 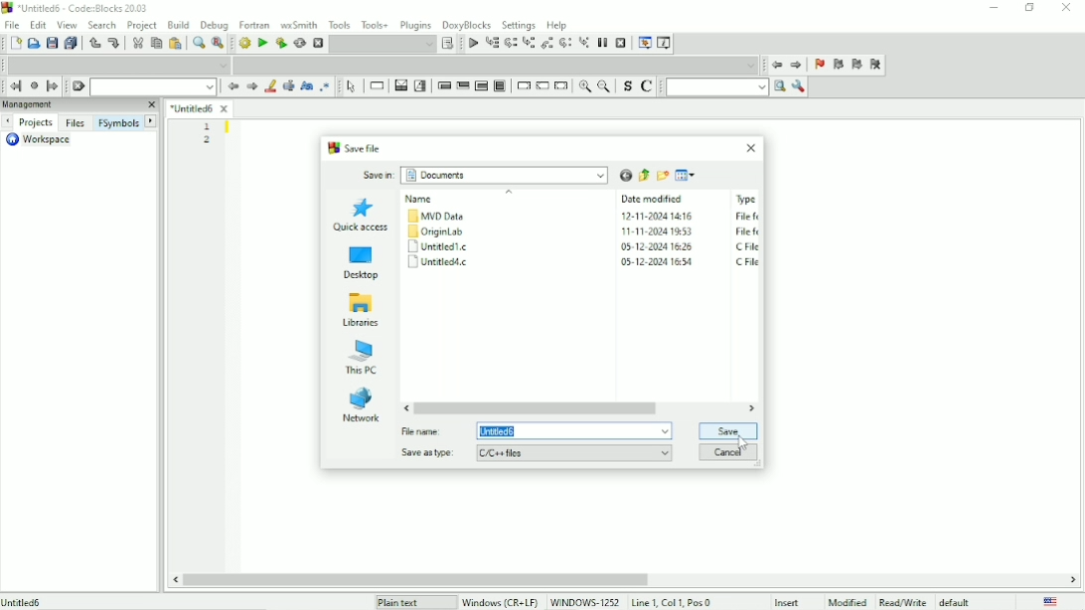 What do you see at coordinates (501, 85) in the screenshot?
I see `Block instruction` at bounding box center [501, 85].